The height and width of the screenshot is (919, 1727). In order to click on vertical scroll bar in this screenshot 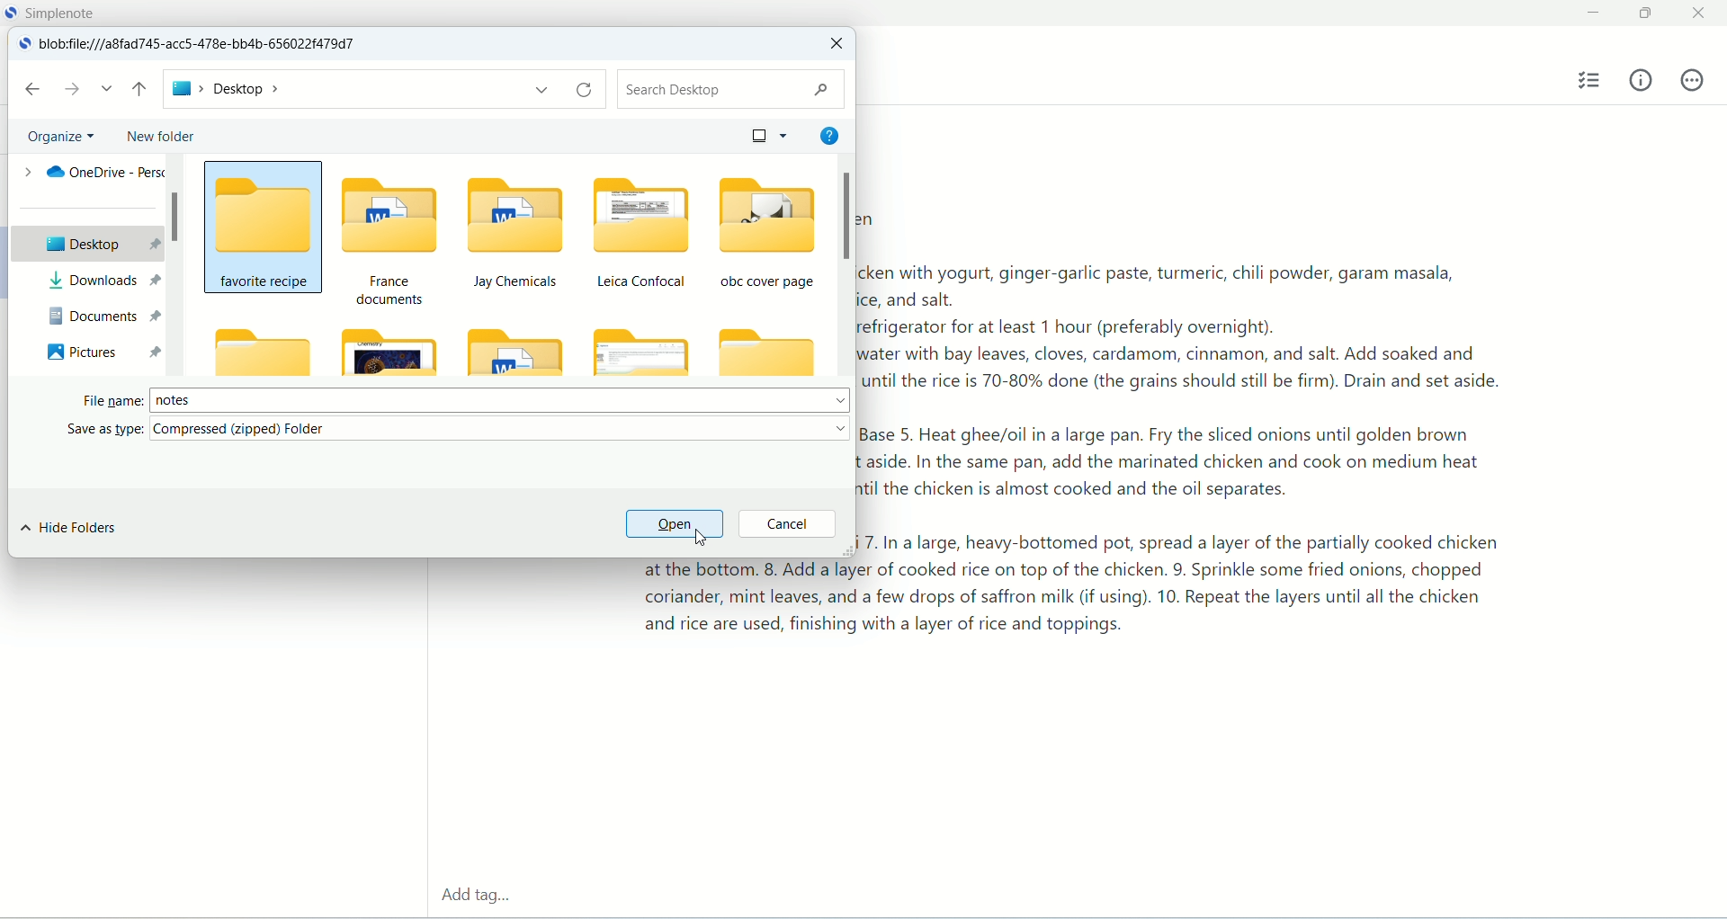, I will do `click(175, 266)`.